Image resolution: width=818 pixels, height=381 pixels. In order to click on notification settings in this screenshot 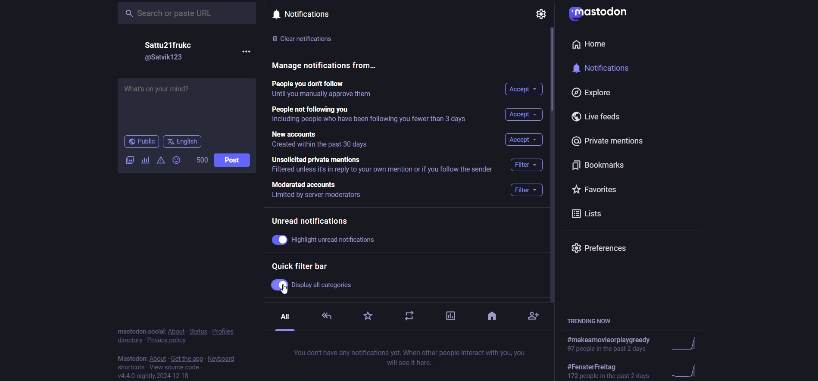, I will do `click(541, 13)`.